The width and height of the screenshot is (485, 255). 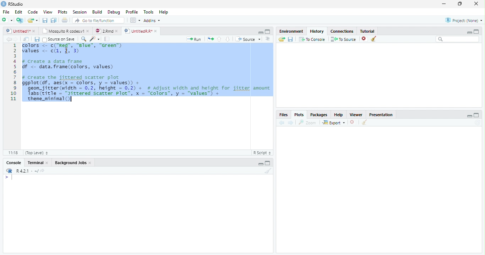 What do you see at coordinates (469, 116) in the screenshot?
I see `Minimize` at bounding box center [469, 116].